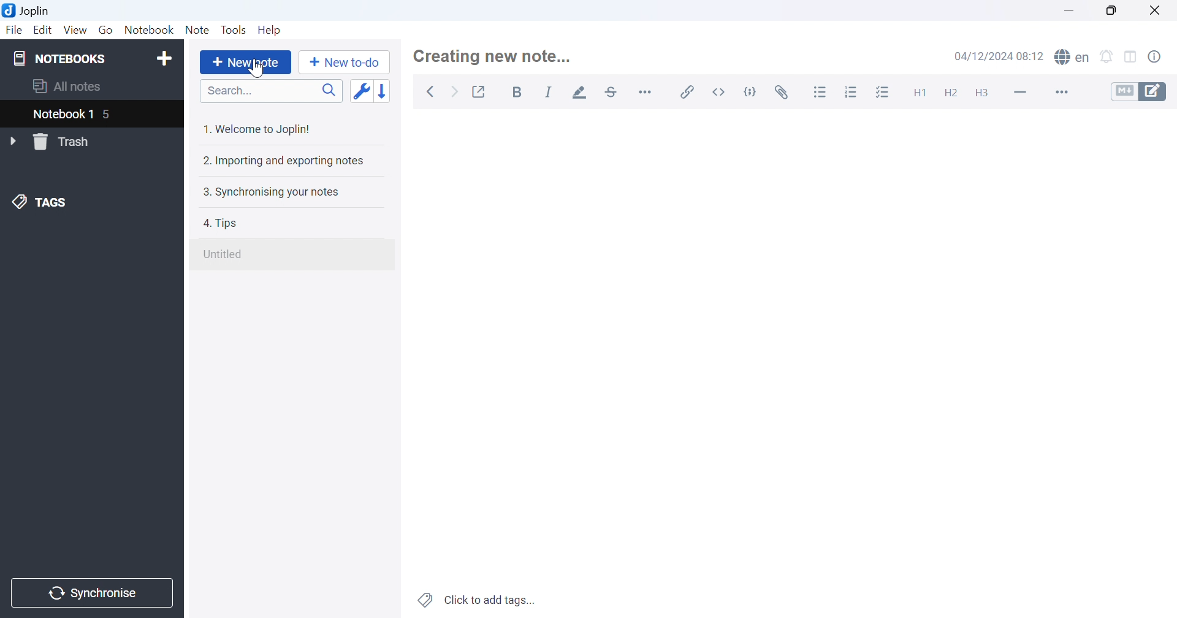 The width and height of the screenshot is (1177, 618). Describe the element at coordinates (274, 191) in the screenshot. I see `3. Synchronising your notes` at that location.